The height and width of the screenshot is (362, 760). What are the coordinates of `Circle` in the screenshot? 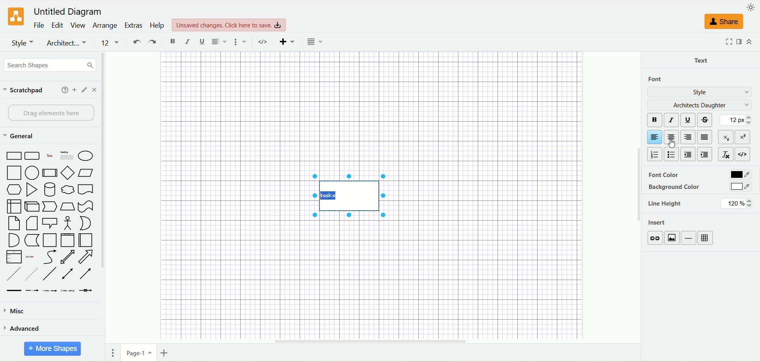 It's located at (32, 173).